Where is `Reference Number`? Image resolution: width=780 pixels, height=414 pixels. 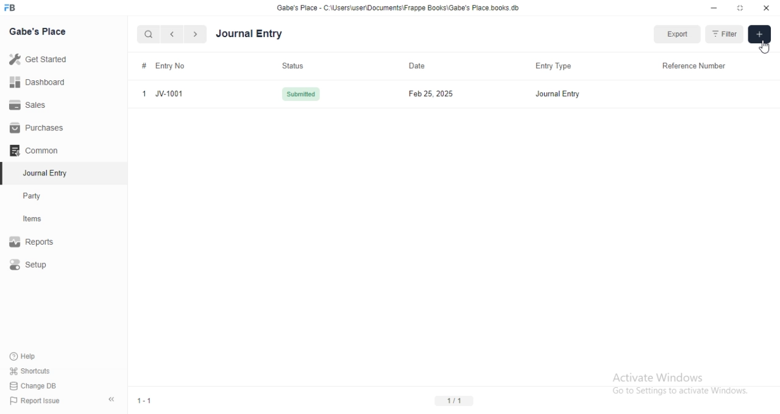
Reference Number is located at coordinates (693, 65).